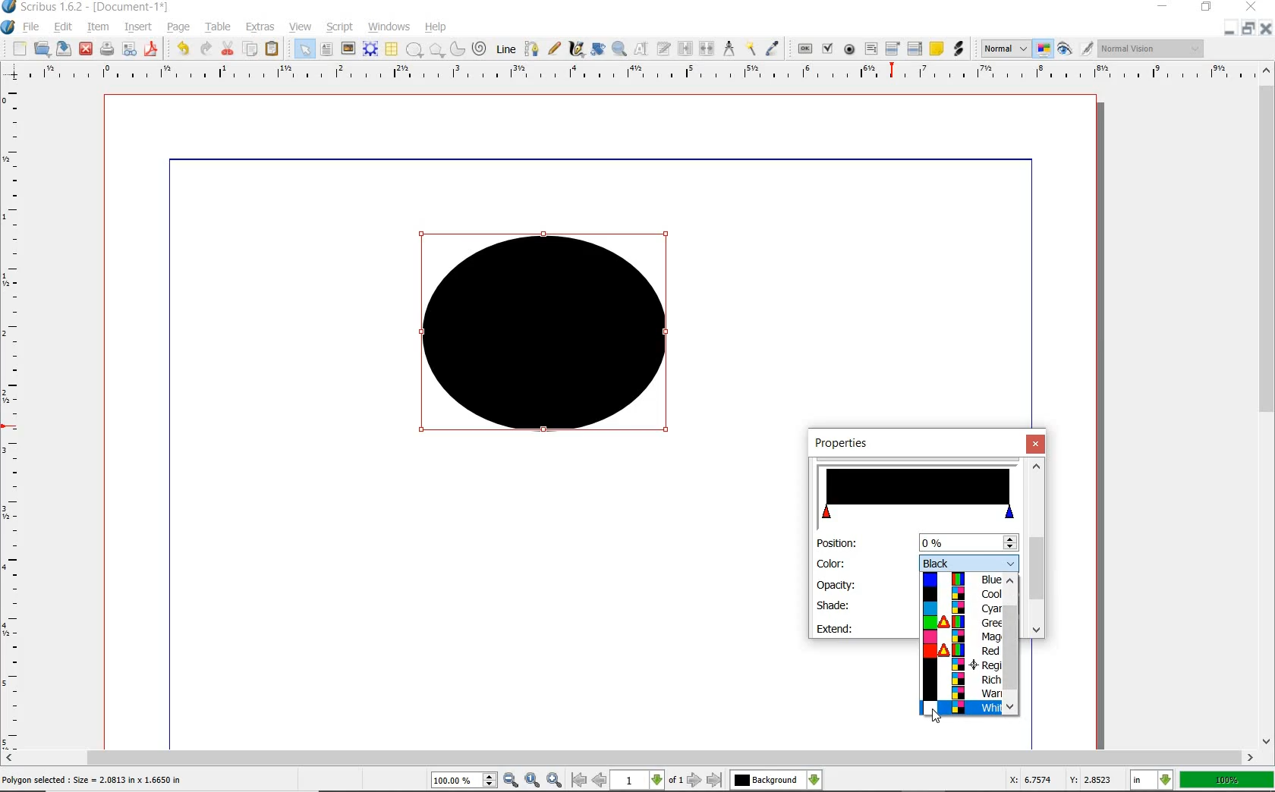  I want to click on ZOOM IN OR OUT, so click(619, 49).